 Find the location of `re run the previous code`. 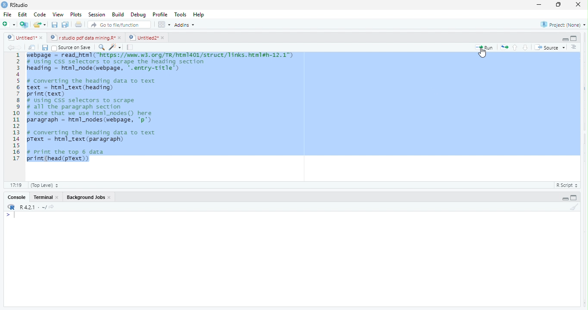

re run the previous code is located at coordinates (505, 47).